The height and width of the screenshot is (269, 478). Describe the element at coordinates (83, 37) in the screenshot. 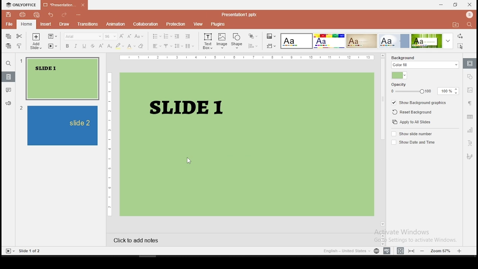

I see `font` at that location.